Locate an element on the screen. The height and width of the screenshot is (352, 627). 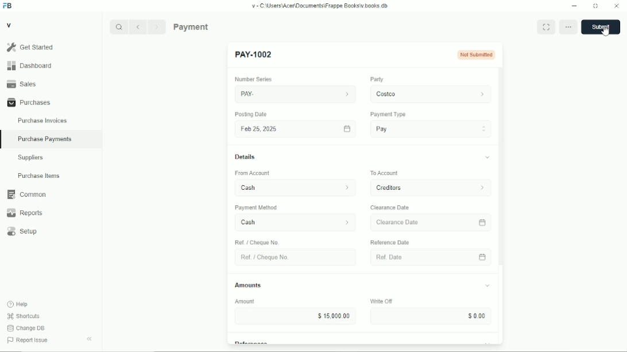
New Entry is located at coordinates (257, 54).